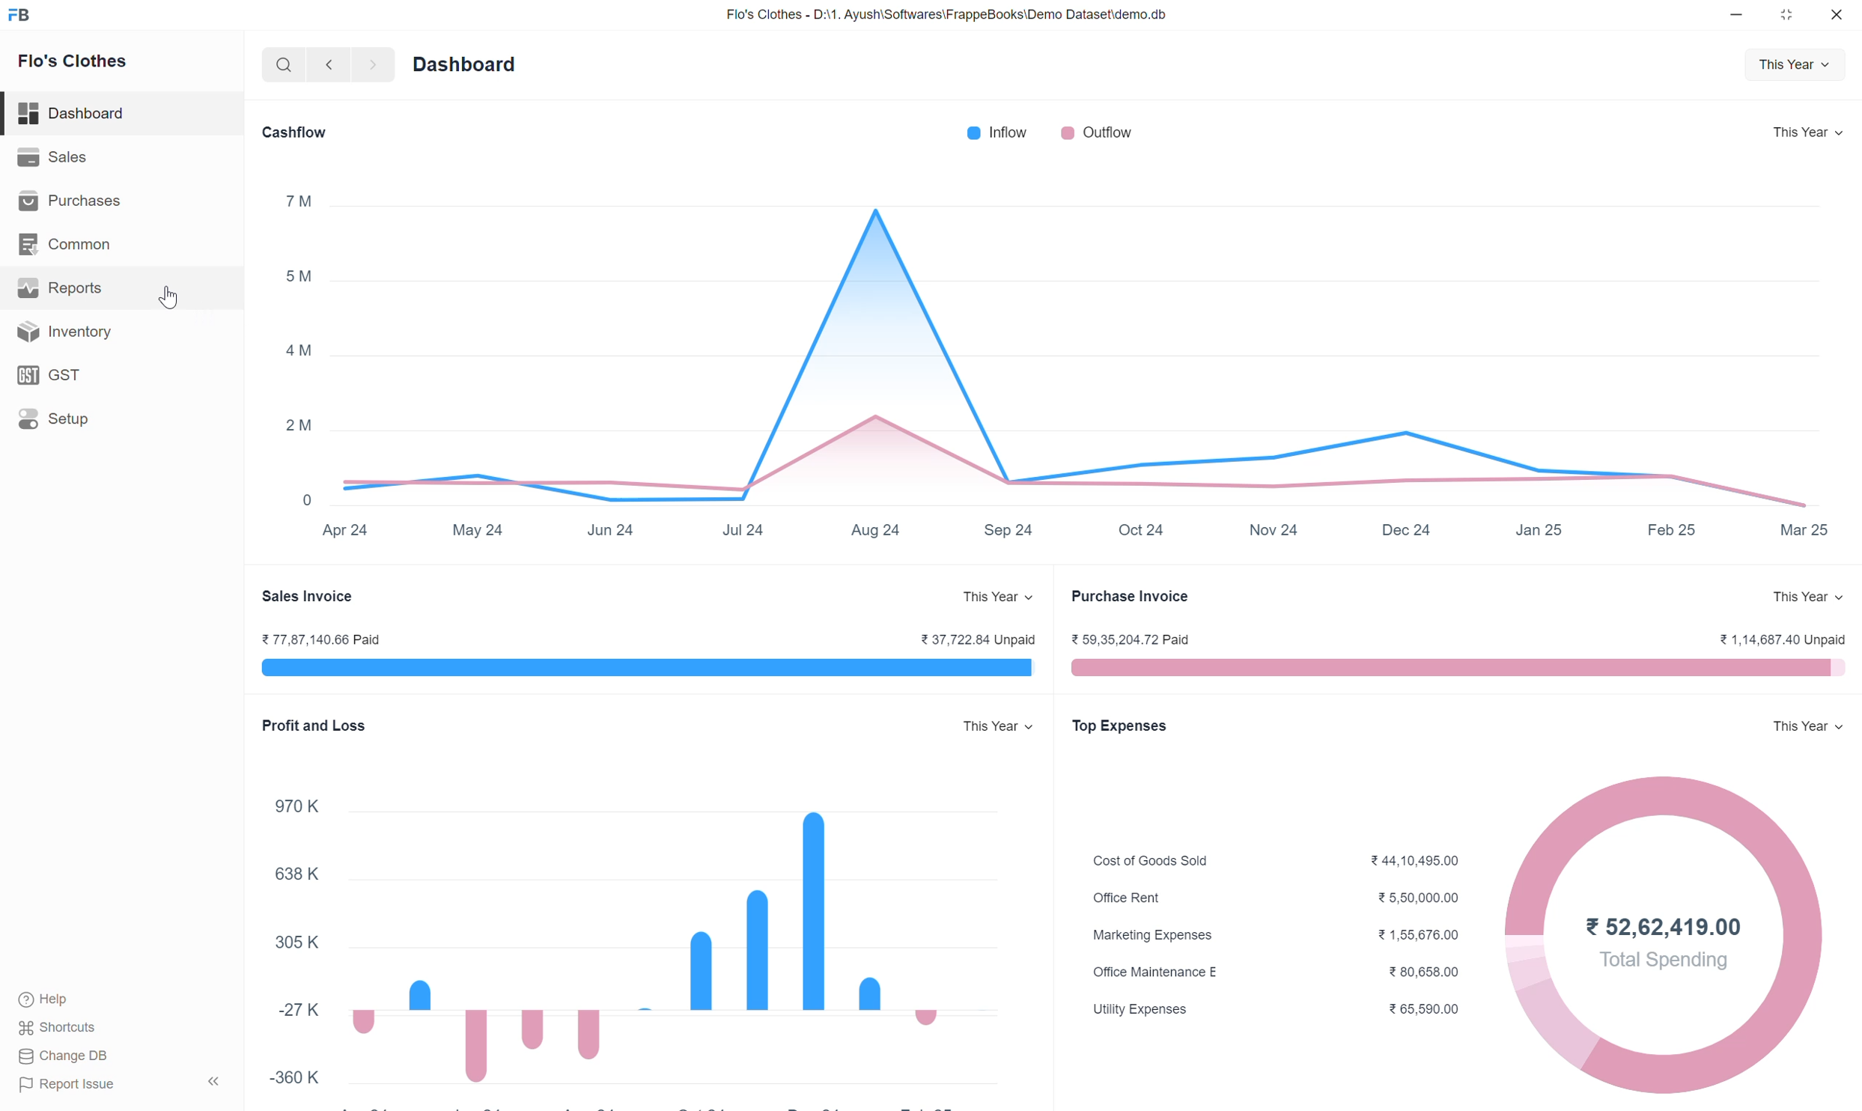  I want to click on Purchases, so click(82, 202).